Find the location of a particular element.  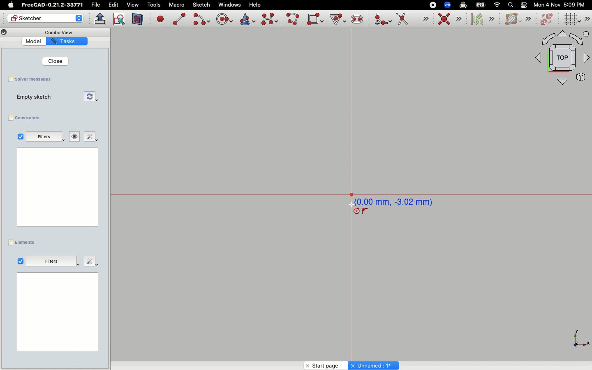

Cursor is located at coordinates (350, 203).